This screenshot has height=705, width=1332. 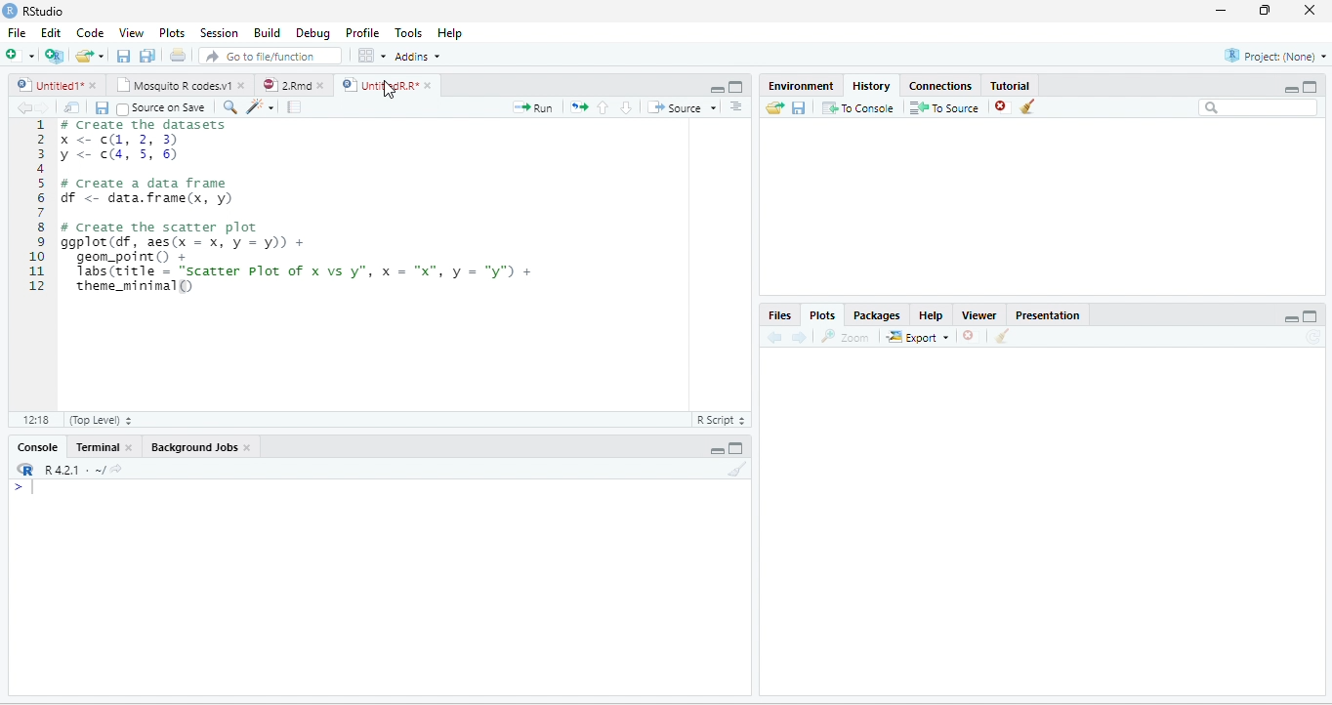 I want to click on Addins, so click(x=416, y=56).